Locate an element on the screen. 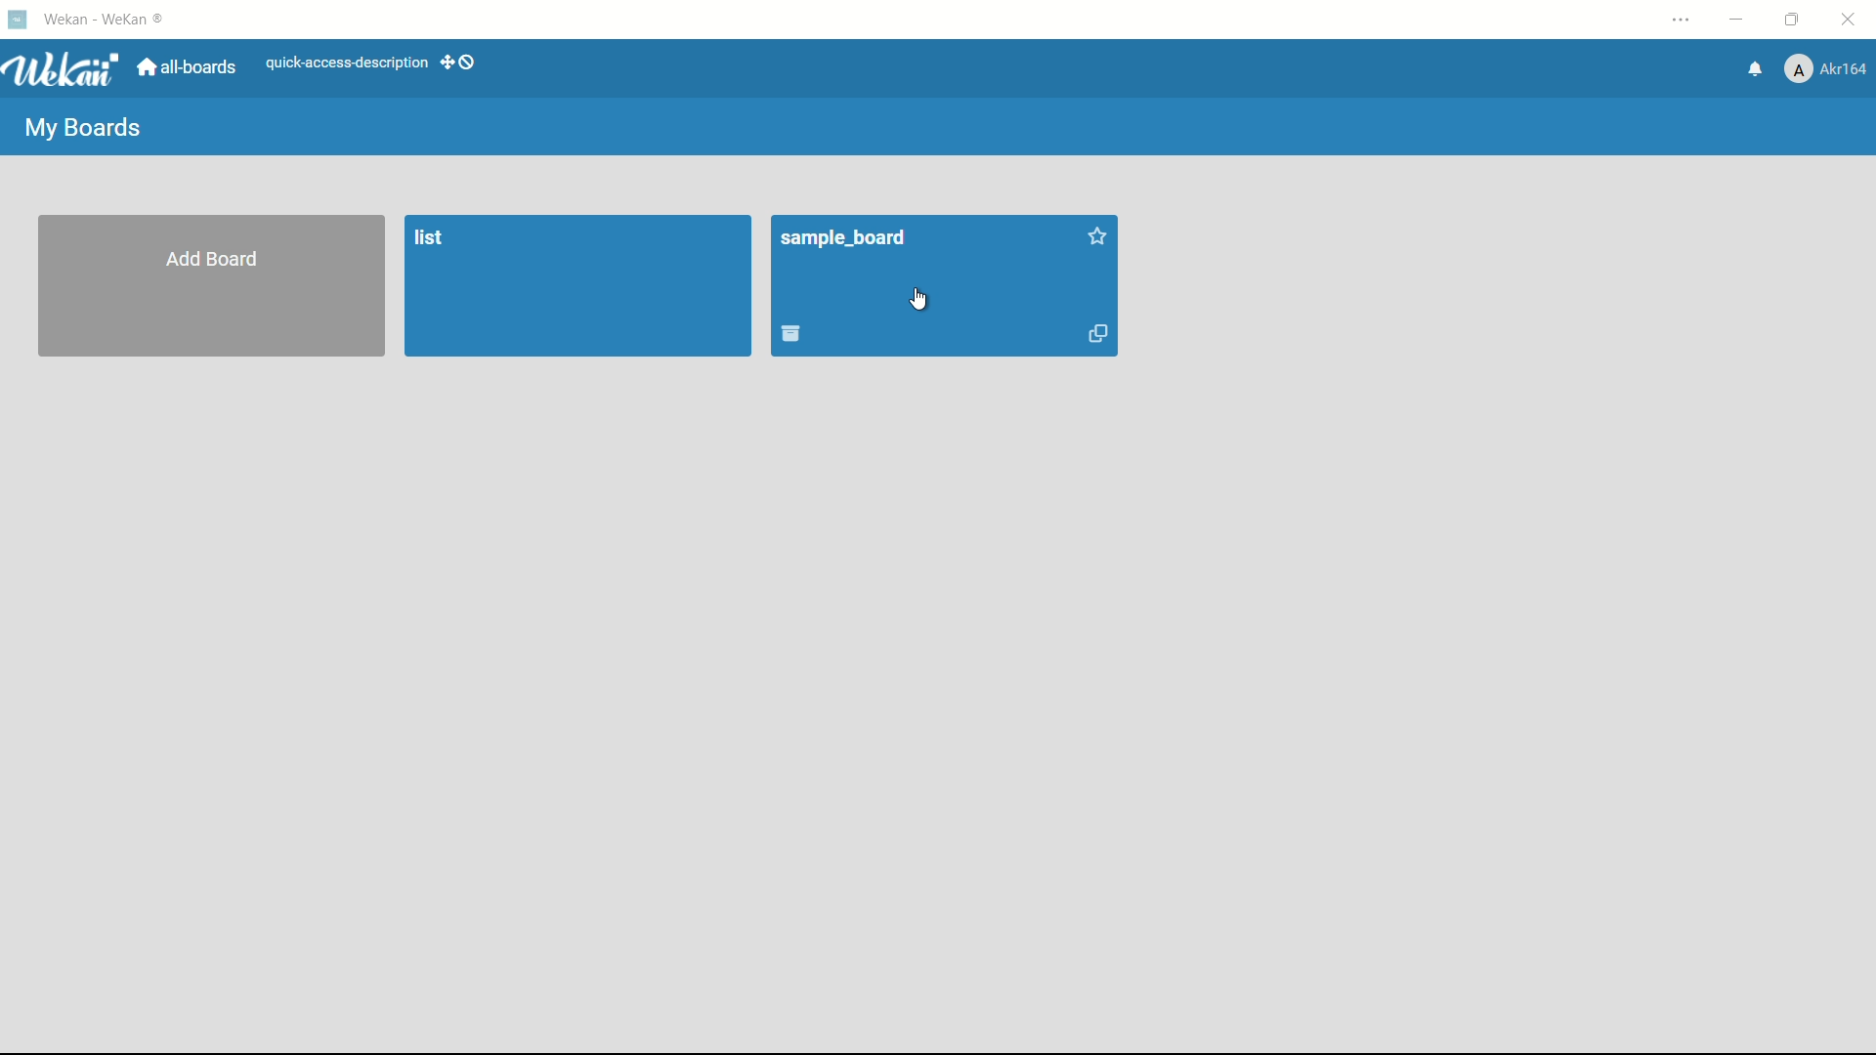  app name is located at coordinates (108, 19).